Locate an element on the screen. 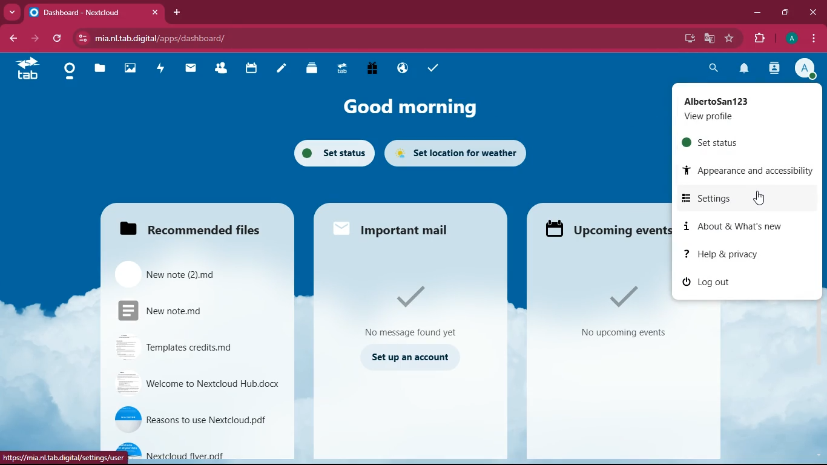  View site information is located at coordinates (83, 38).